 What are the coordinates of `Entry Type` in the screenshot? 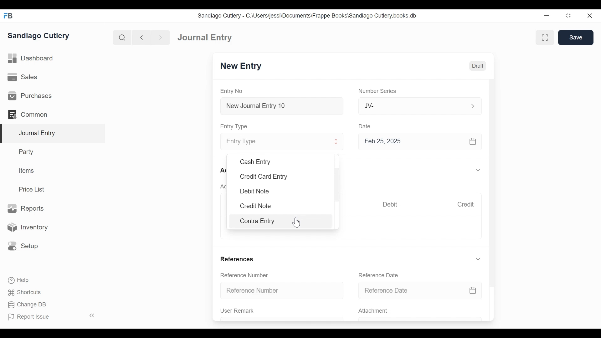 It's located at (236, 126).